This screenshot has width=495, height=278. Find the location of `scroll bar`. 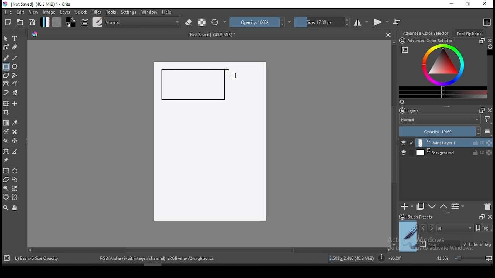

scroll bar is located at coordinates (394, 143).